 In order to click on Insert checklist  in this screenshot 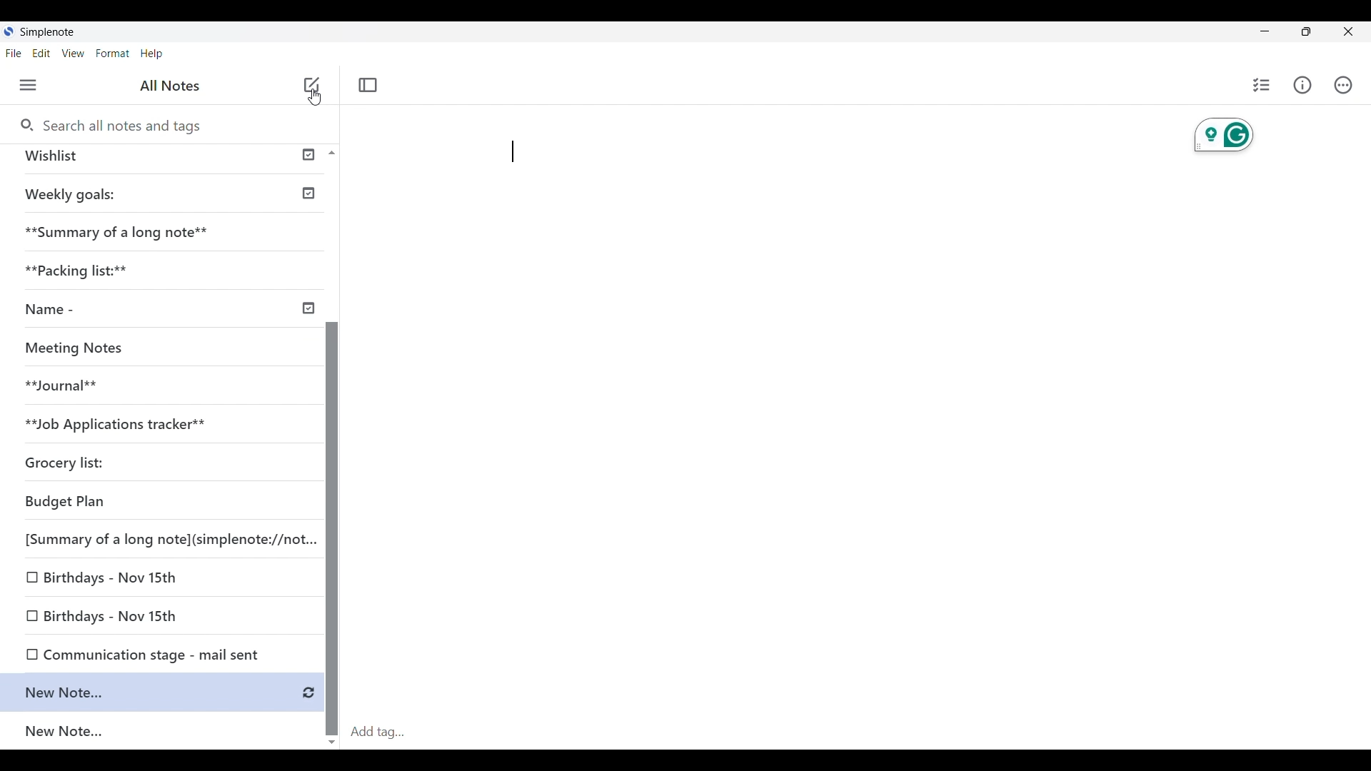, I will do `click(1262, 85)`.